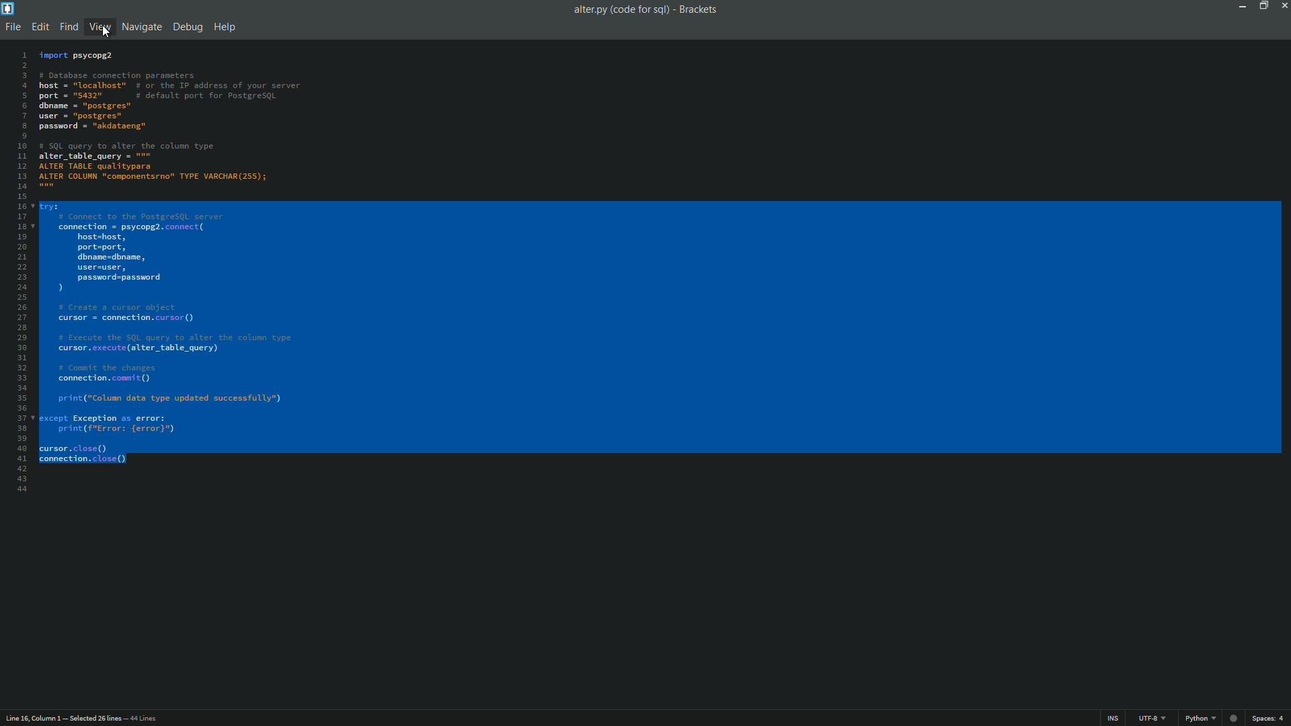 This screenshot has height=726, width=1291. Describe the element at coordinates (68, 27) in the screenshot. I see `find menu` at that location.